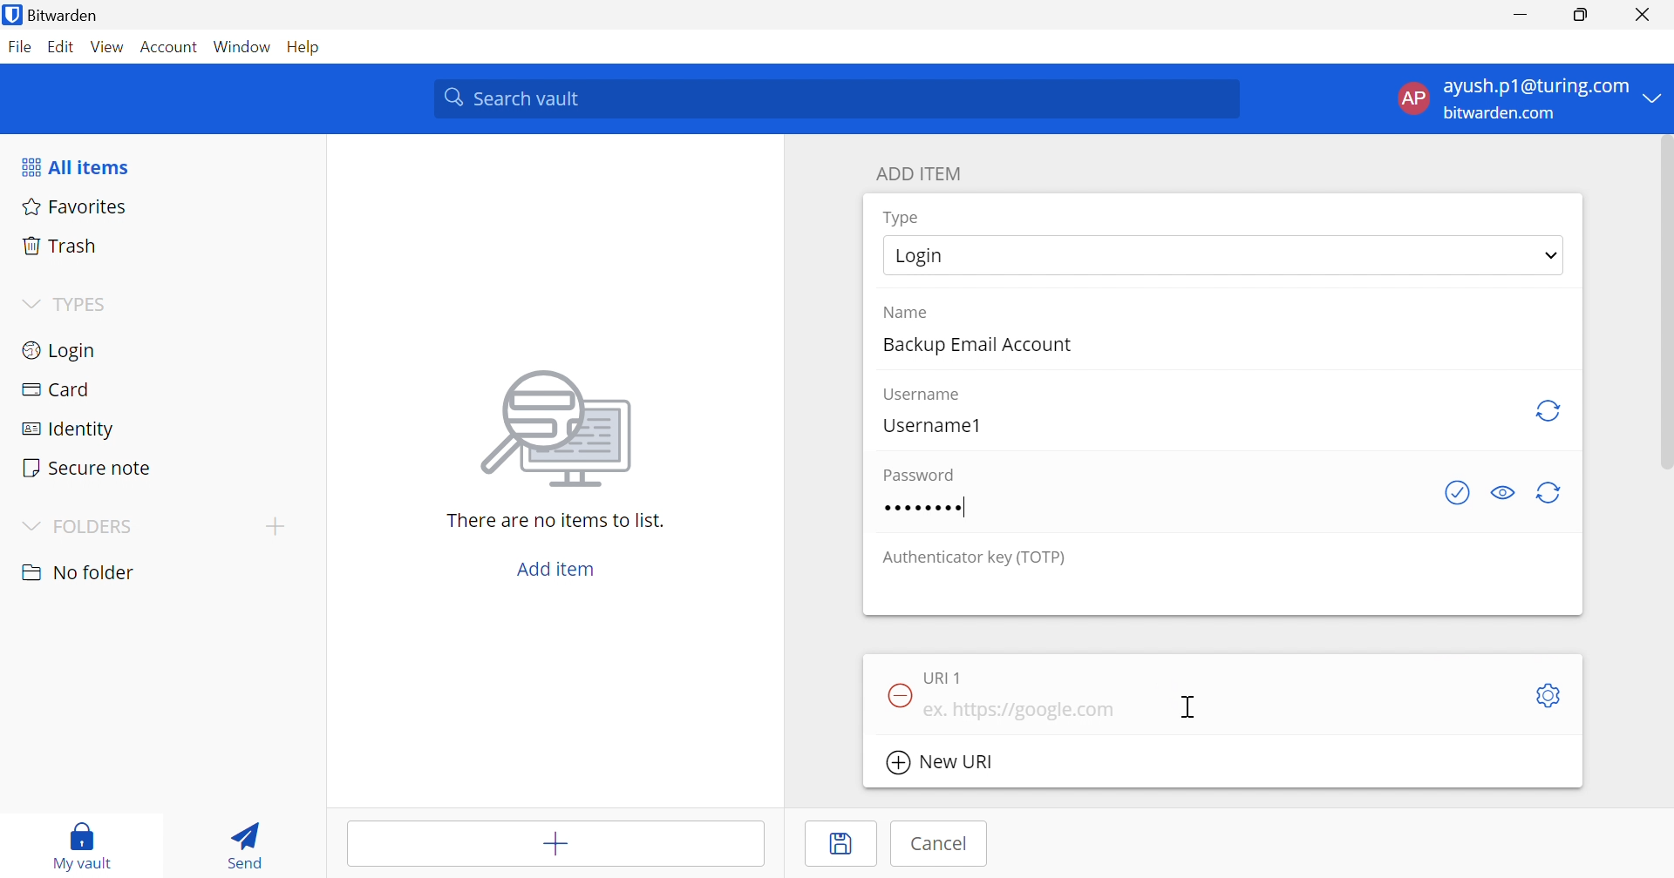  Describe the element at coordinates (1520, 14) in the screenshot. I see `Minimize` at that location.